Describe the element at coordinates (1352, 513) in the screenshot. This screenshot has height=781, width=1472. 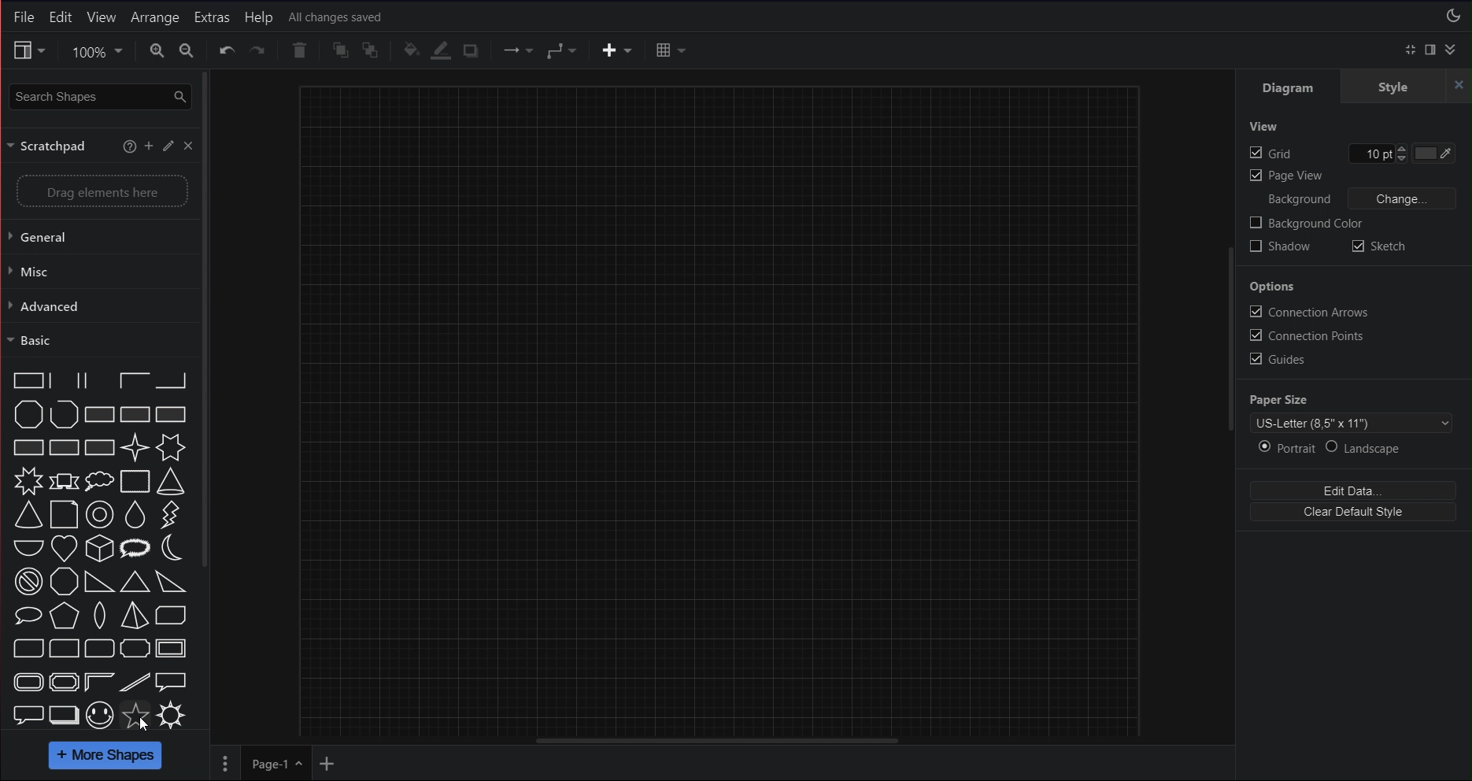
I see `Clear Default Style` at that location.